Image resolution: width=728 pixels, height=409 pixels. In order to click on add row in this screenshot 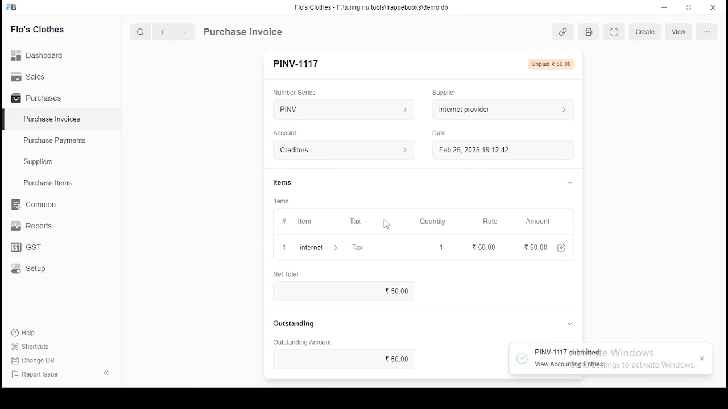, I will do `click(318, 247)`.